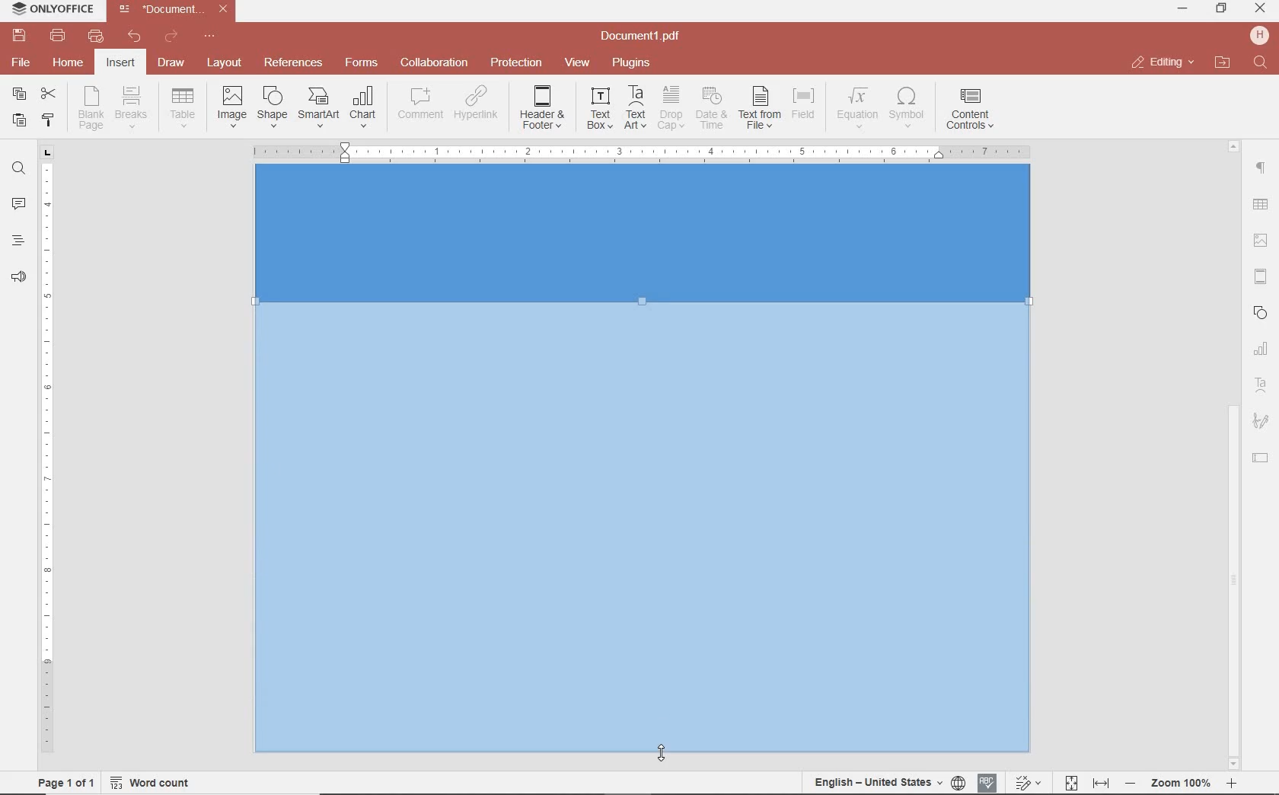  Describe the element at coordinates (1259, 206) in the screenshot. I see `` at that location.